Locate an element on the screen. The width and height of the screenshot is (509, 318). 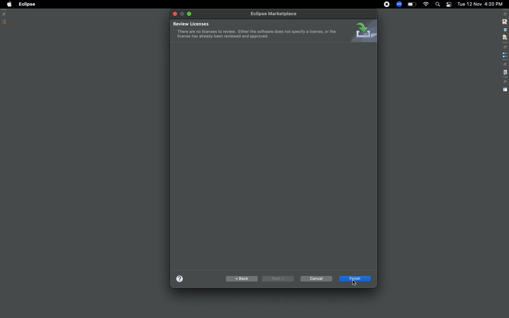
Search is located at coordinates (437, 4).